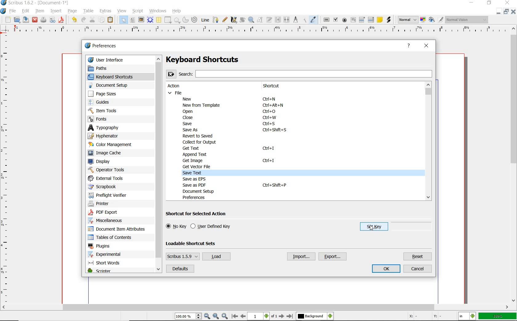 This screenshot has height=321, width=517. What do you see at coordinates (121, 59) in the screenshot?
I see `user interface` at bounding box center [121, 59].